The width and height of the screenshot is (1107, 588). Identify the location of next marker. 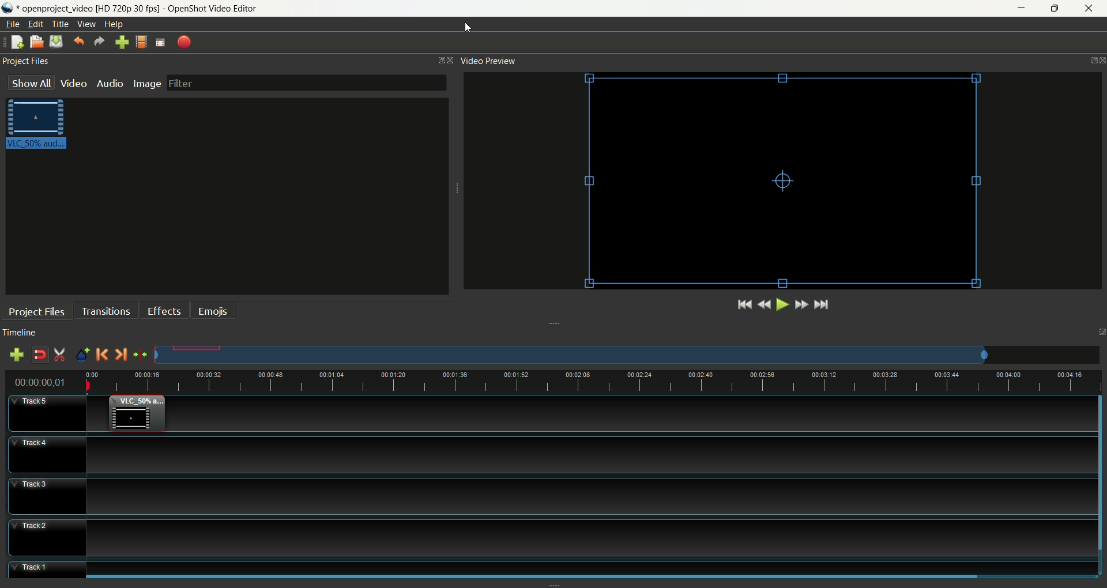
(121, 355).